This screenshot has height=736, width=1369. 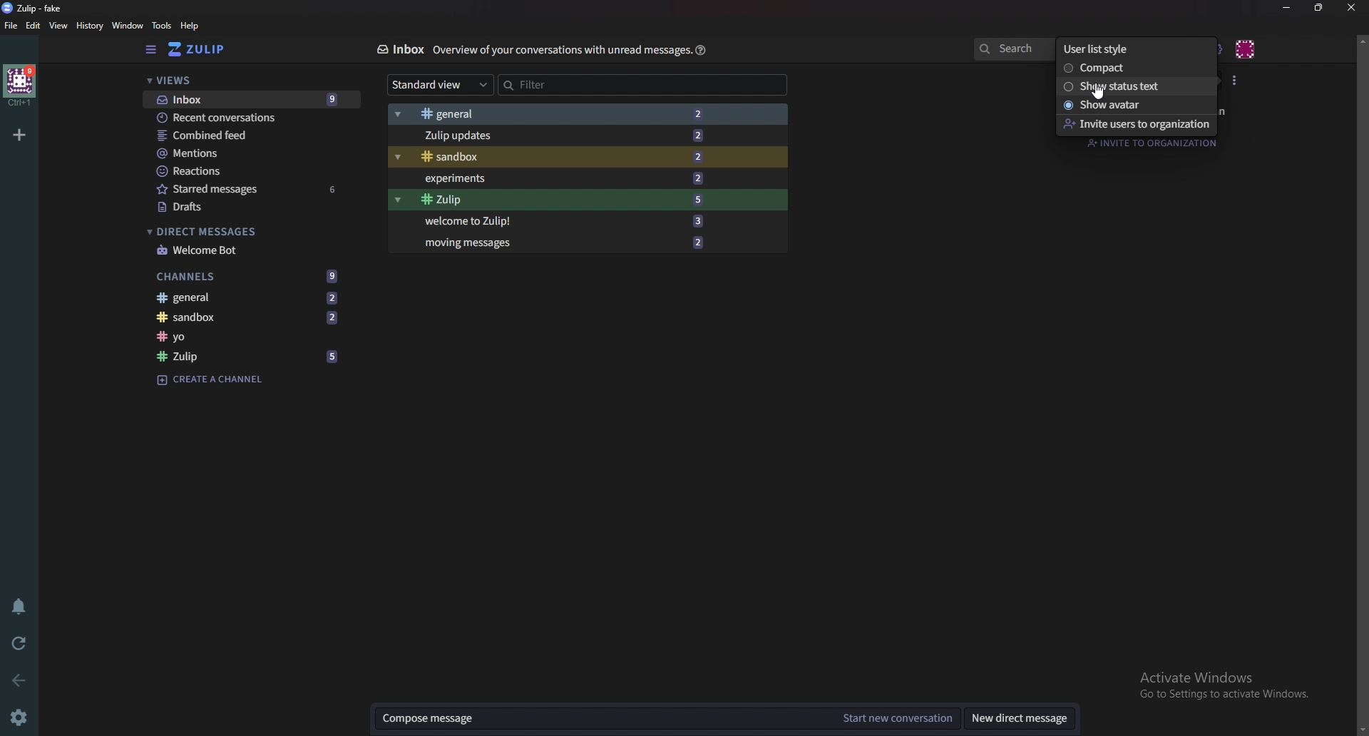 I want to click on Cursor, so click(x=1097, y=93).